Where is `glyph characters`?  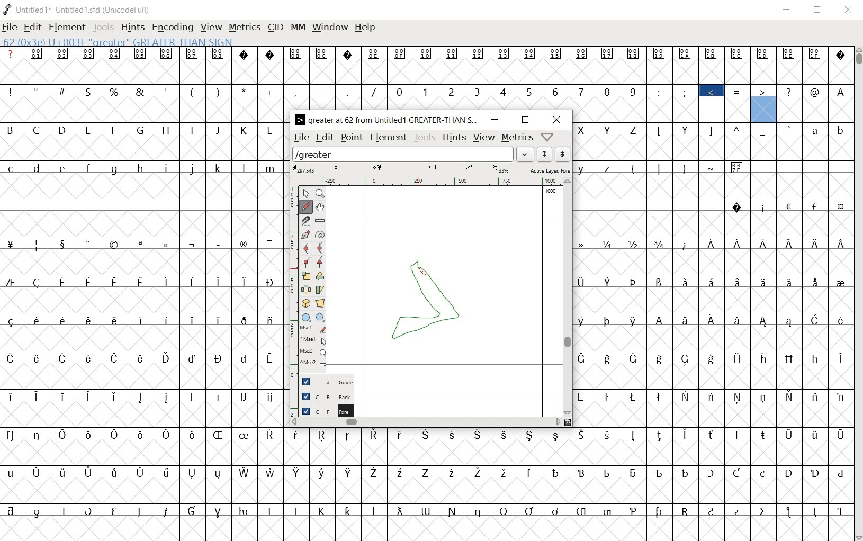
glyph characters is located at coordinates (569, 484).